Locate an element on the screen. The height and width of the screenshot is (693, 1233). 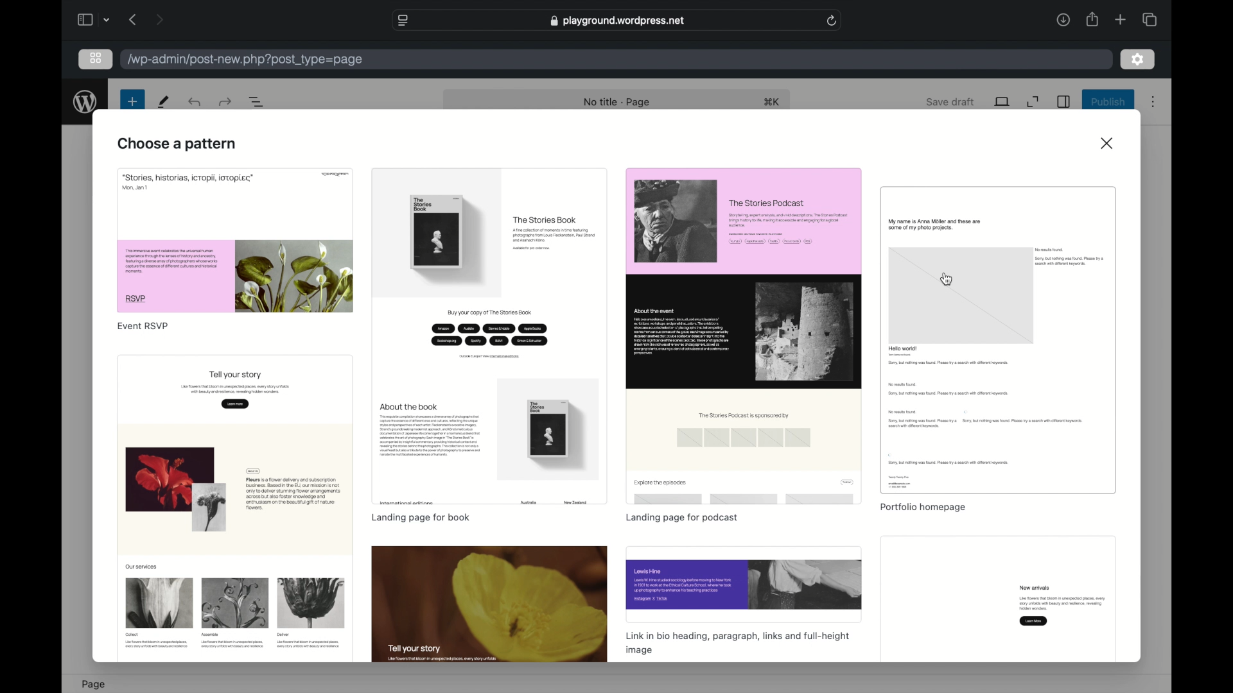
shortcut is located at coordinates (772, 103).